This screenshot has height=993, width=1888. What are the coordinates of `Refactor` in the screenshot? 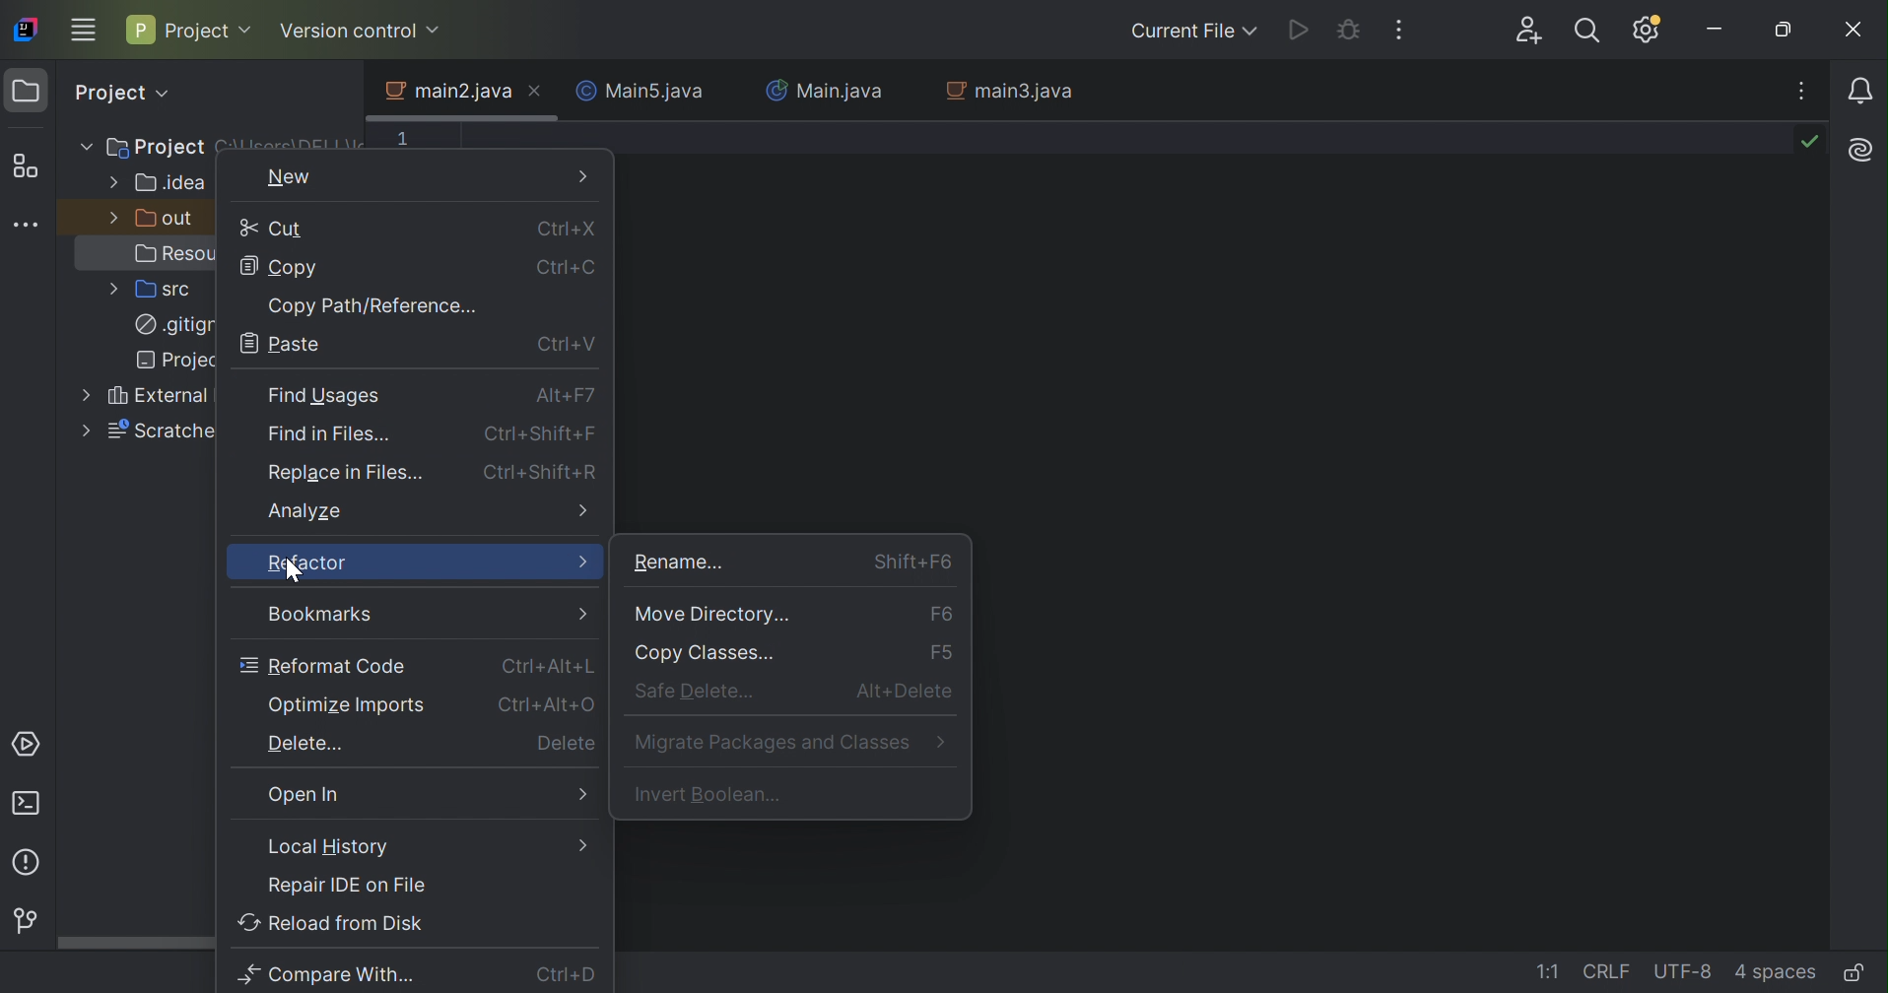 It's located at (303, 565).